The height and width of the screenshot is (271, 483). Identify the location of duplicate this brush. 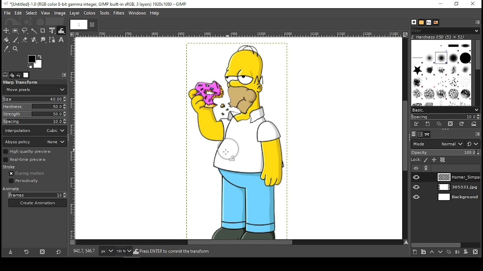
(439, 124).